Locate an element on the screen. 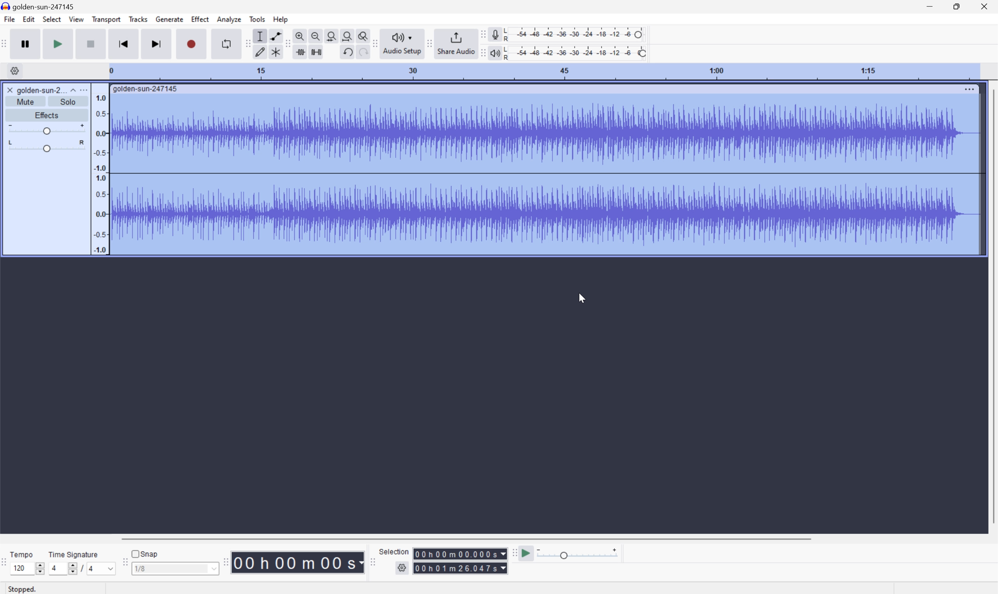  Audacity share audio toolbar is located at coordinates (430, 44).